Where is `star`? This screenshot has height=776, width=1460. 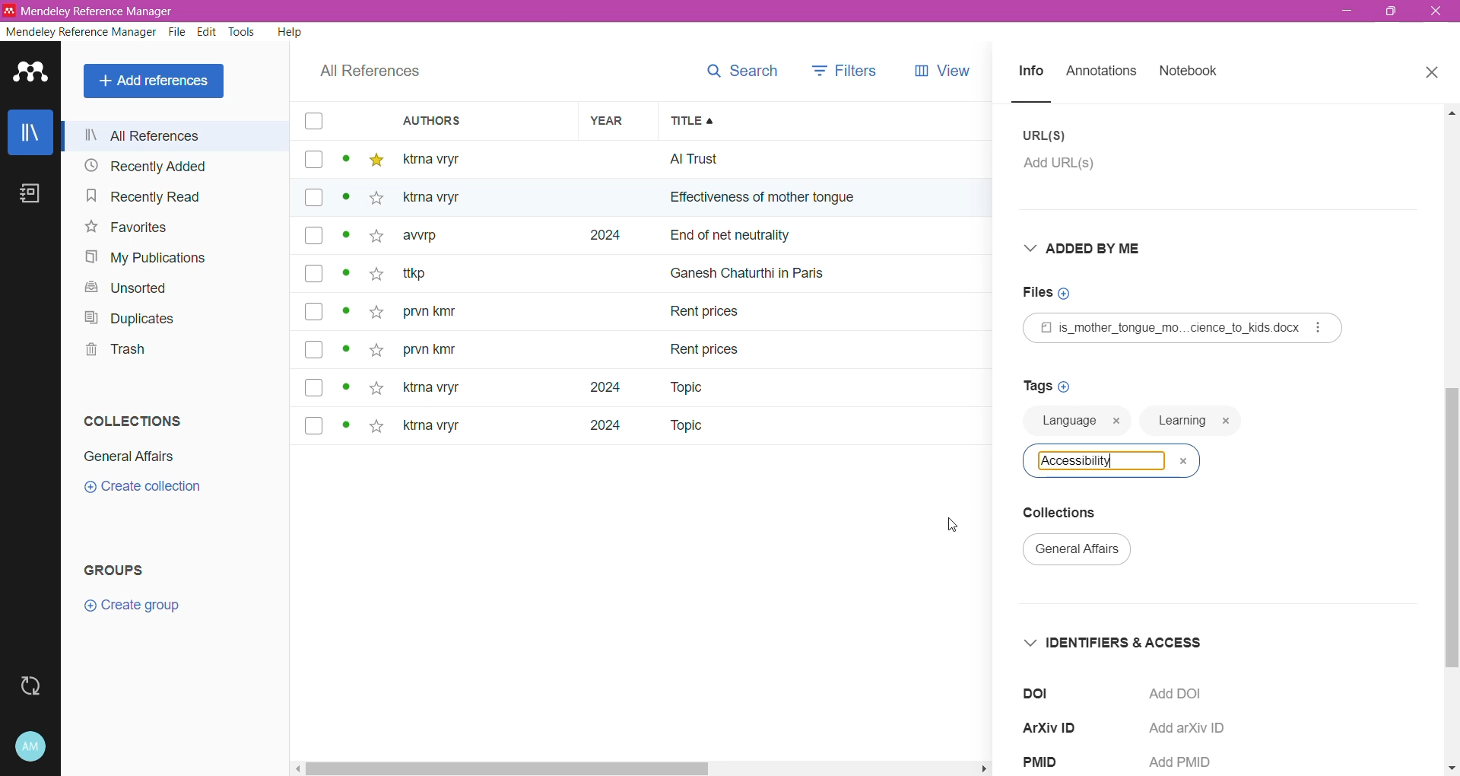
star is located at coordinates (373, 313).